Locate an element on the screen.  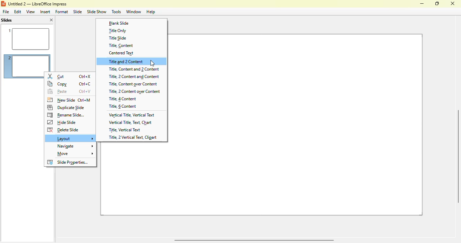
vertical title, vertical text is located at coordinates (131, 115).